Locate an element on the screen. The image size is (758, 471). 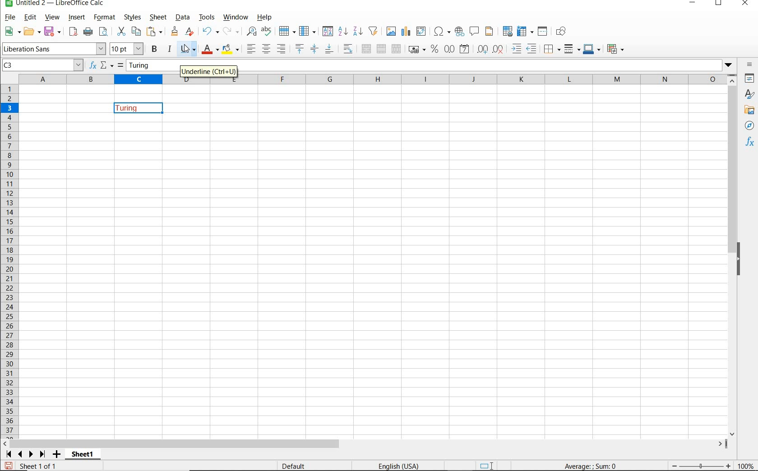
COPY is located at coordinates (137, 31).